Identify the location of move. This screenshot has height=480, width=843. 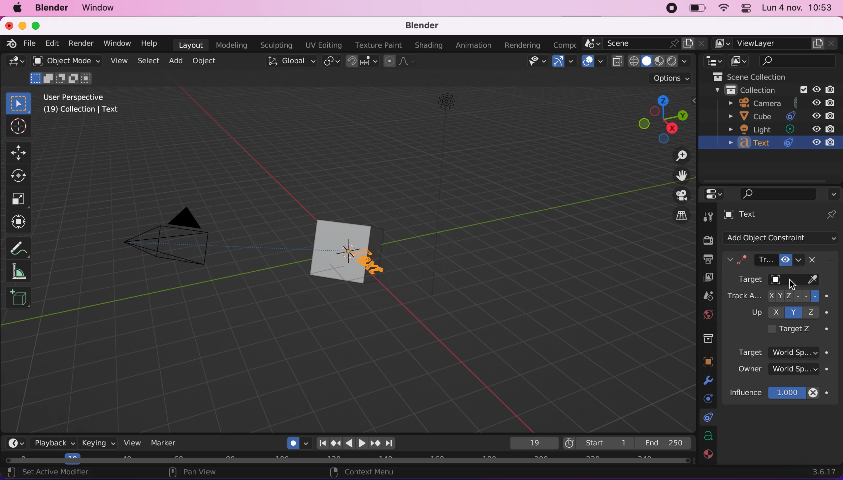
(23, 152).